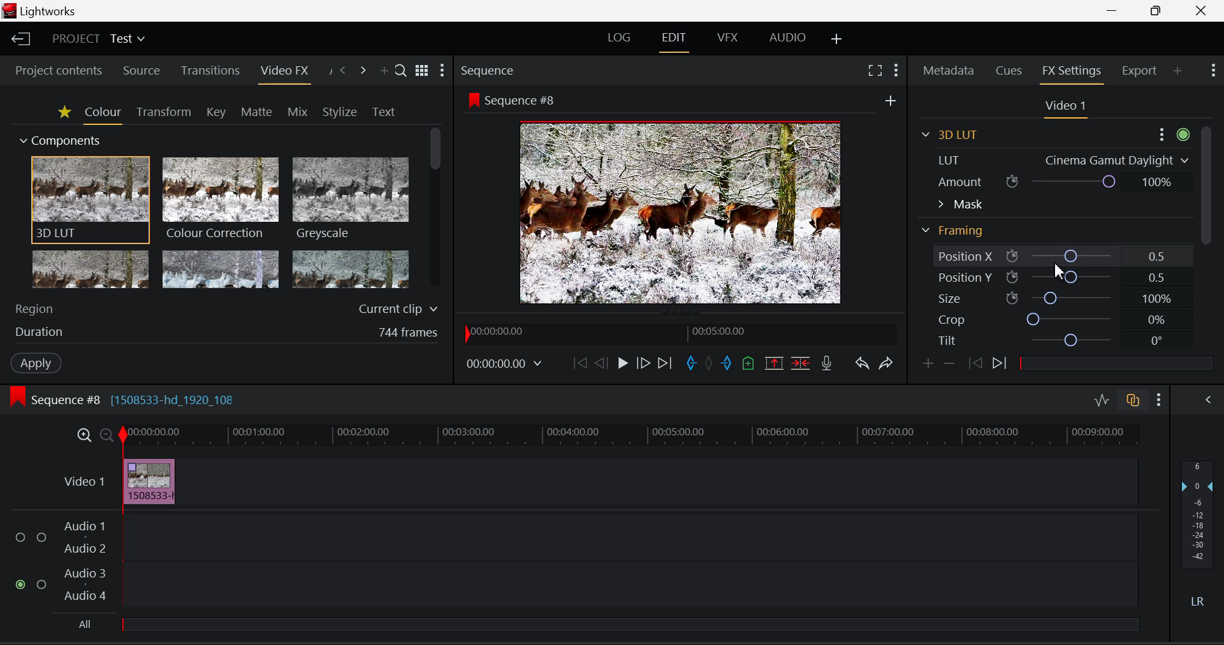 Image resolution: width=1224 pixels, height=645 pixels. I want to click on EDIT Layout, so click(673, 41).